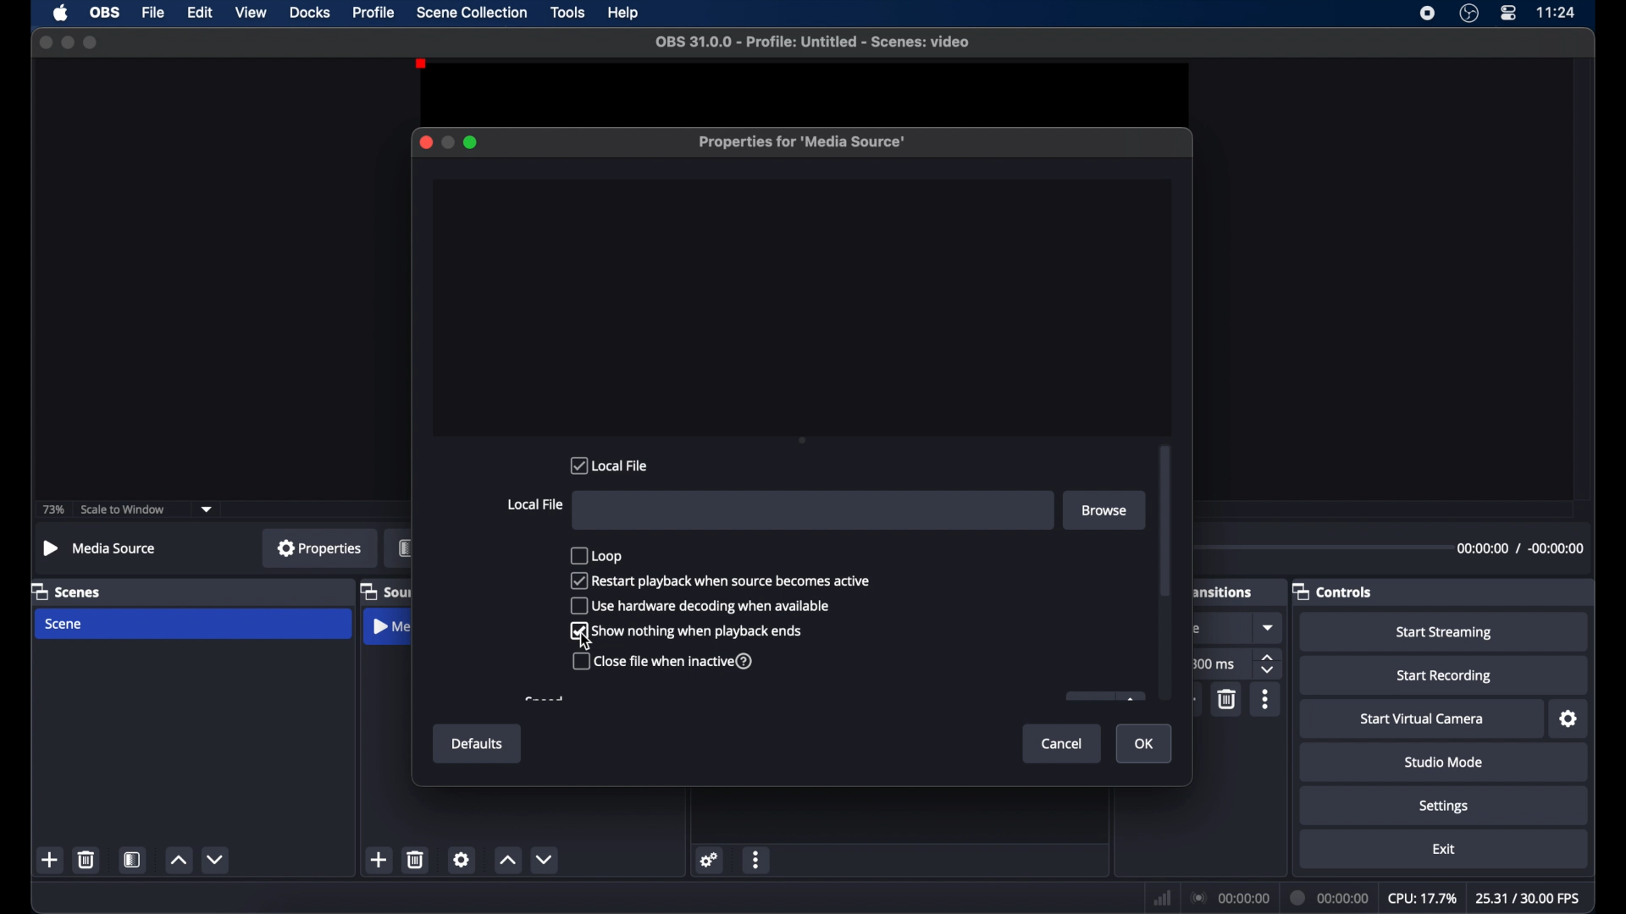 The image size is (1626, 914). What do you see at coordinates (1426, 13) in the screenshot?
I see `screen recorder icon` at bounding box center [1426, 13].